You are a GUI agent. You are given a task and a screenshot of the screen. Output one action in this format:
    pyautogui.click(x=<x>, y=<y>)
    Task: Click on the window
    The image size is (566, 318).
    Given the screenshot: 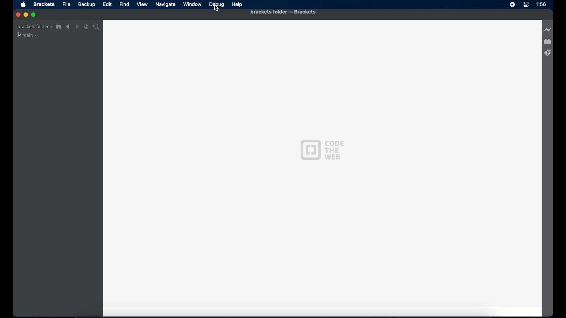 What is the action you would take?
    pyautogui.click(x=192, y=4)
    